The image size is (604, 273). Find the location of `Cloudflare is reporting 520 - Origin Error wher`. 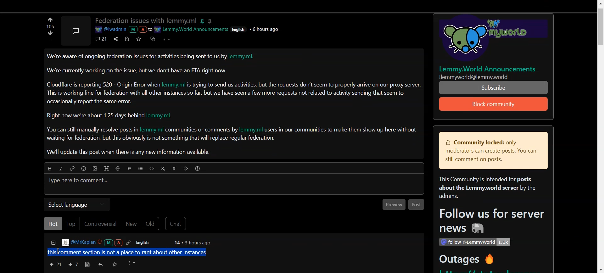

Cloudflare is reporting 520 - Origin Error wher is located at coordinates (103, 84).